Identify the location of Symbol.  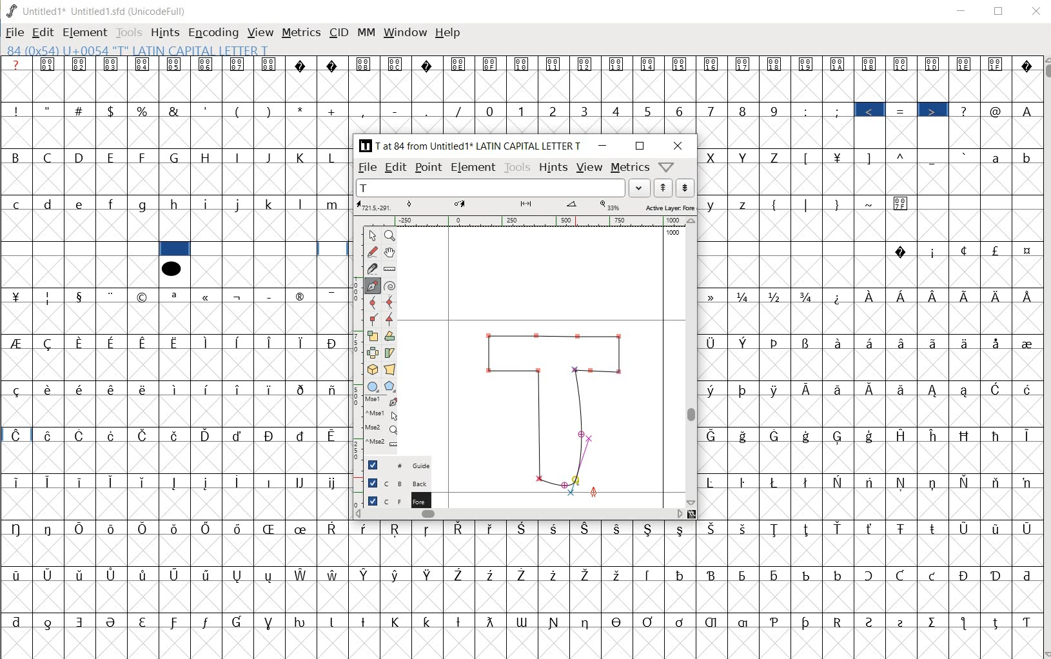
(997, 64).